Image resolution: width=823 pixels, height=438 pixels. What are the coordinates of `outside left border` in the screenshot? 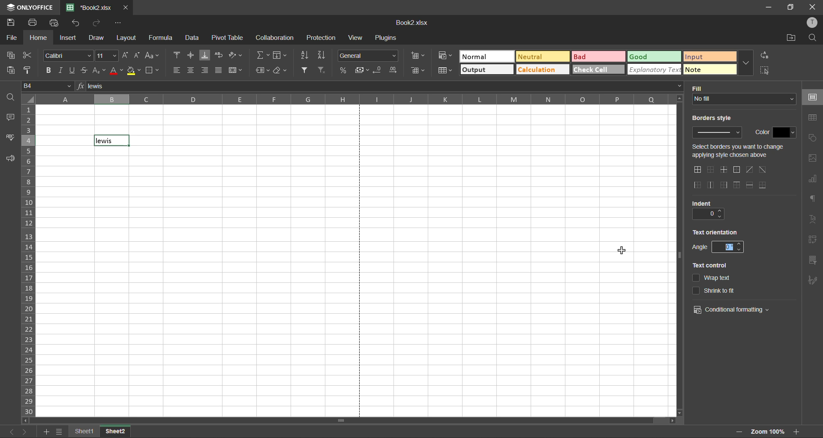 It's located at (697, 186).